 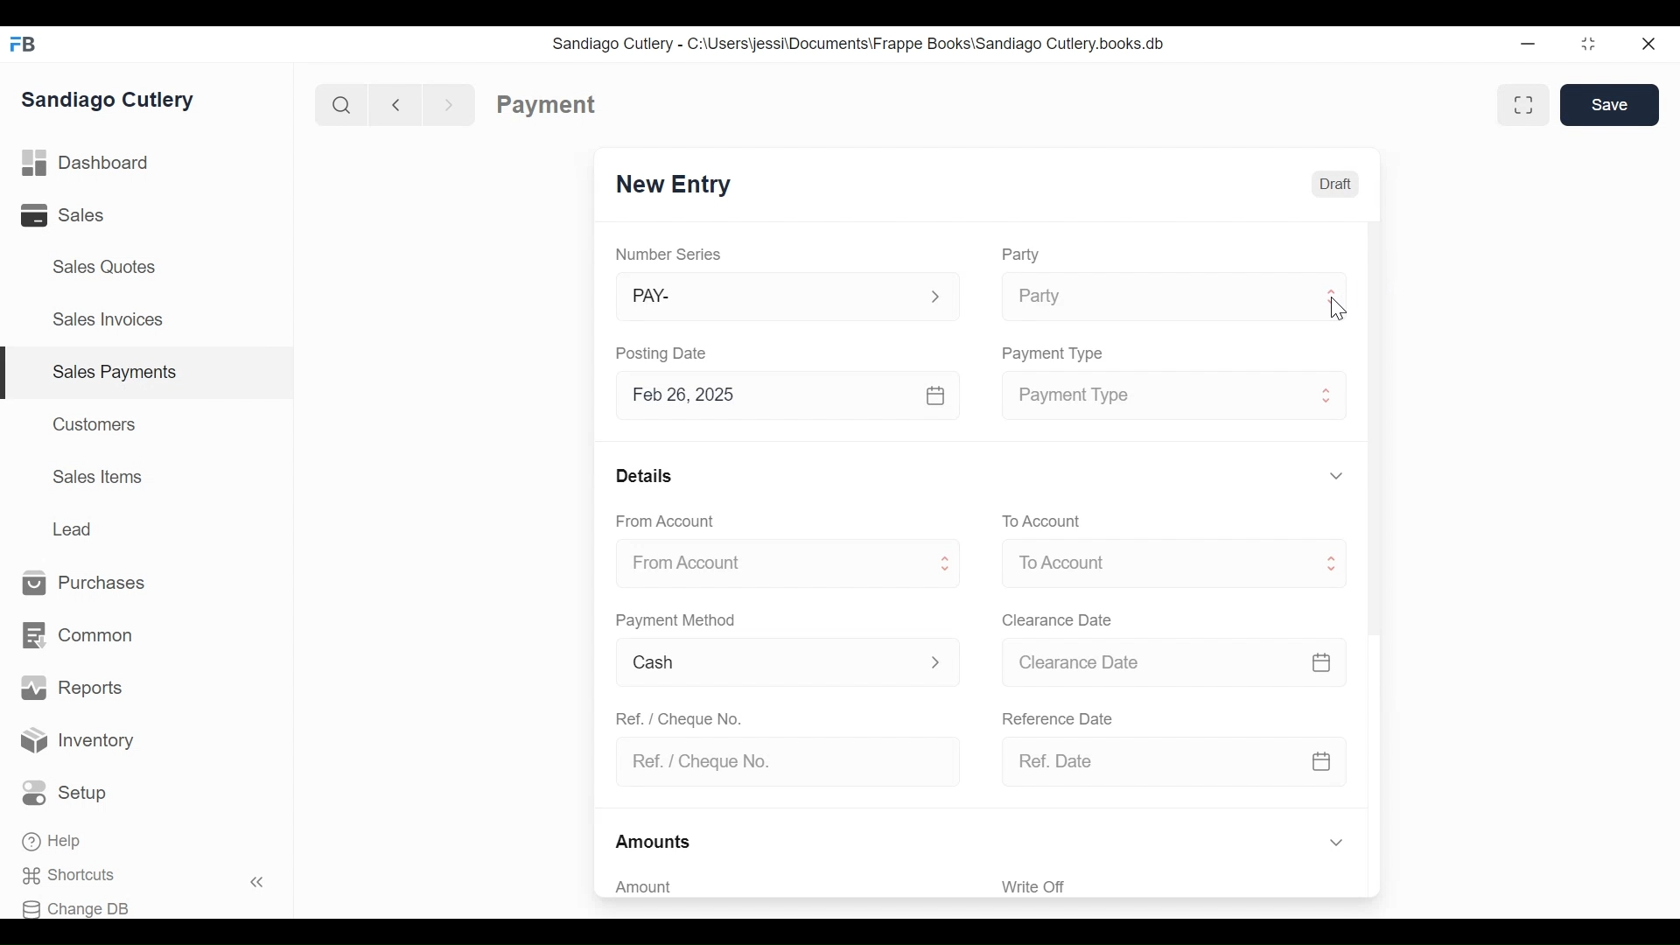 I want to click on Details, so click(x=644, y=474).